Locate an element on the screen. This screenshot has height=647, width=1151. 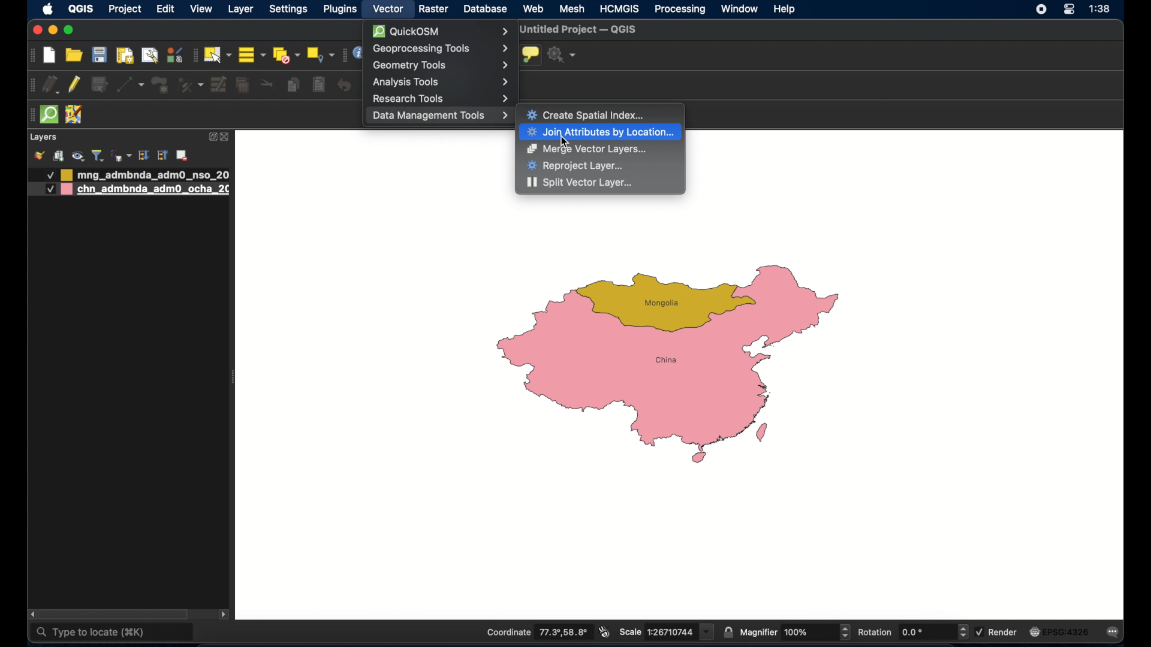
mesh is located at coordinates (571, 8).